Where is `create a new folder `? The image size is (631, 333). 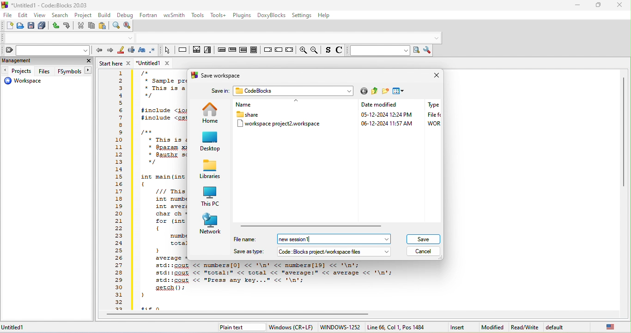
create a new folder  is located at coordinates (386, 92).